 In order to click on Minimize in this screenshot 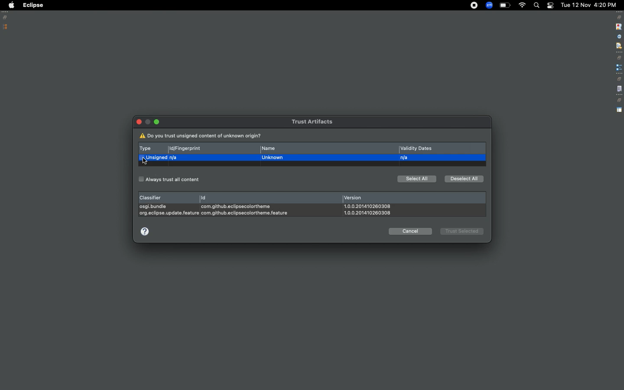, I will do `click(158, 122)`.